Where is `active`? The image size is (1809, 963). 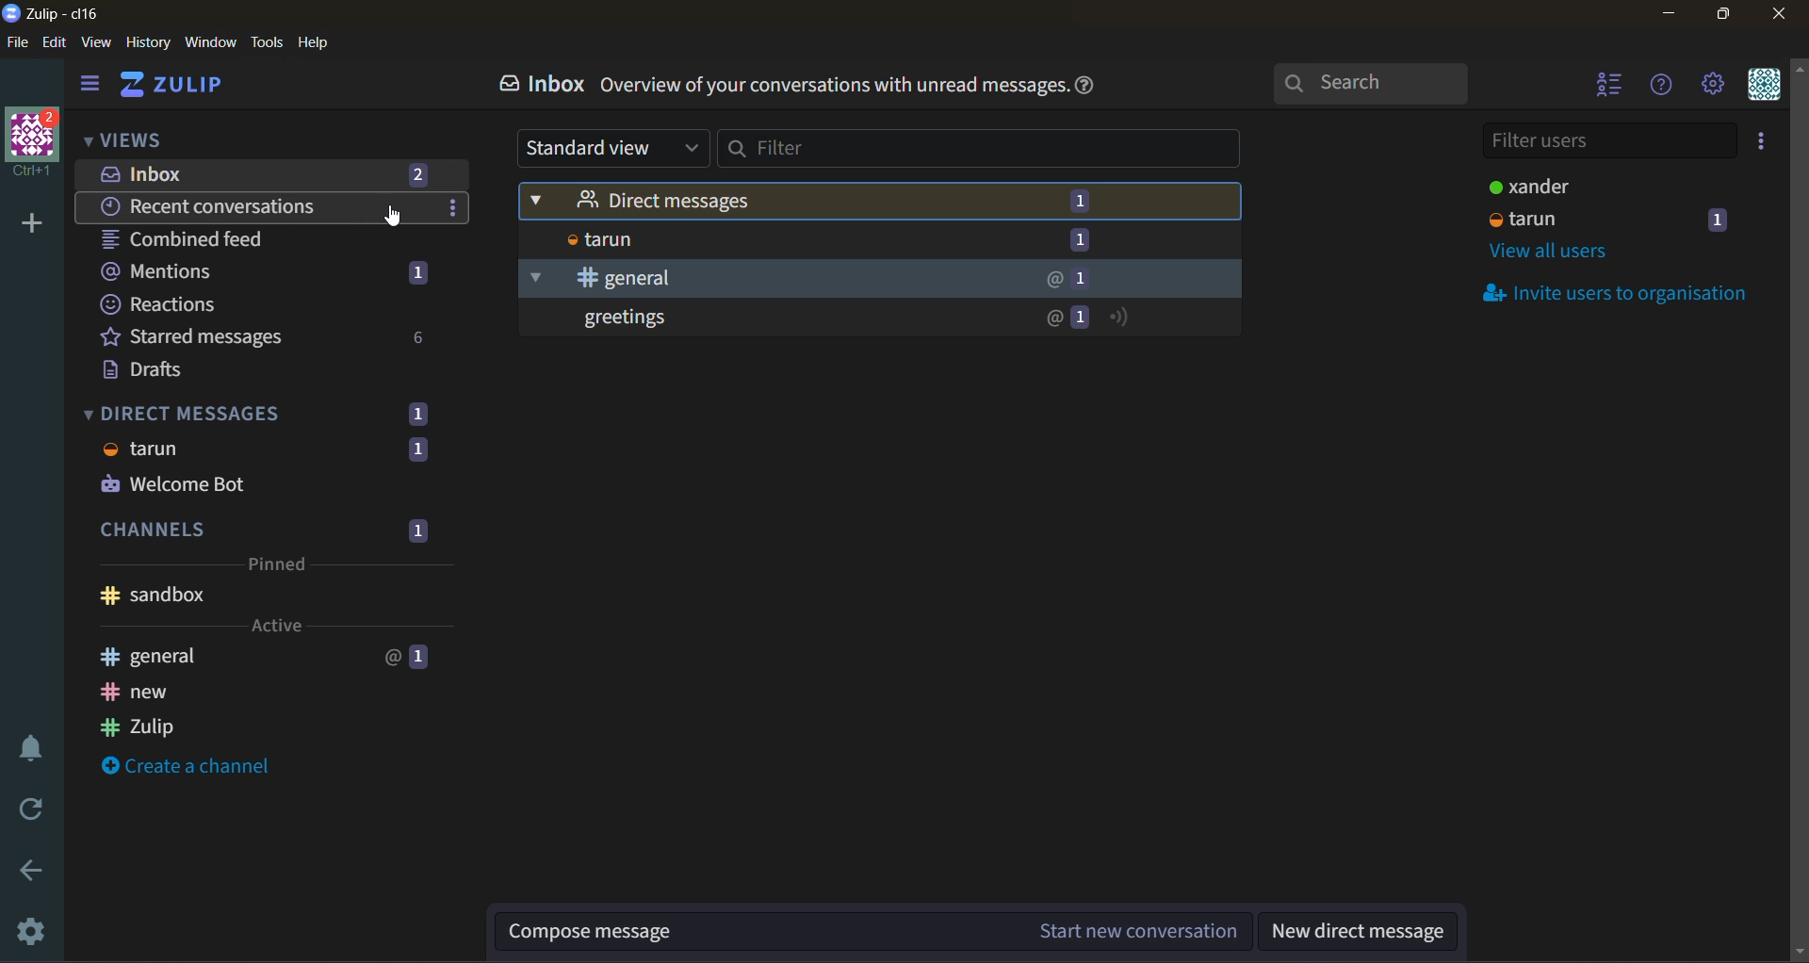
active is located at coordinates (275, 626).